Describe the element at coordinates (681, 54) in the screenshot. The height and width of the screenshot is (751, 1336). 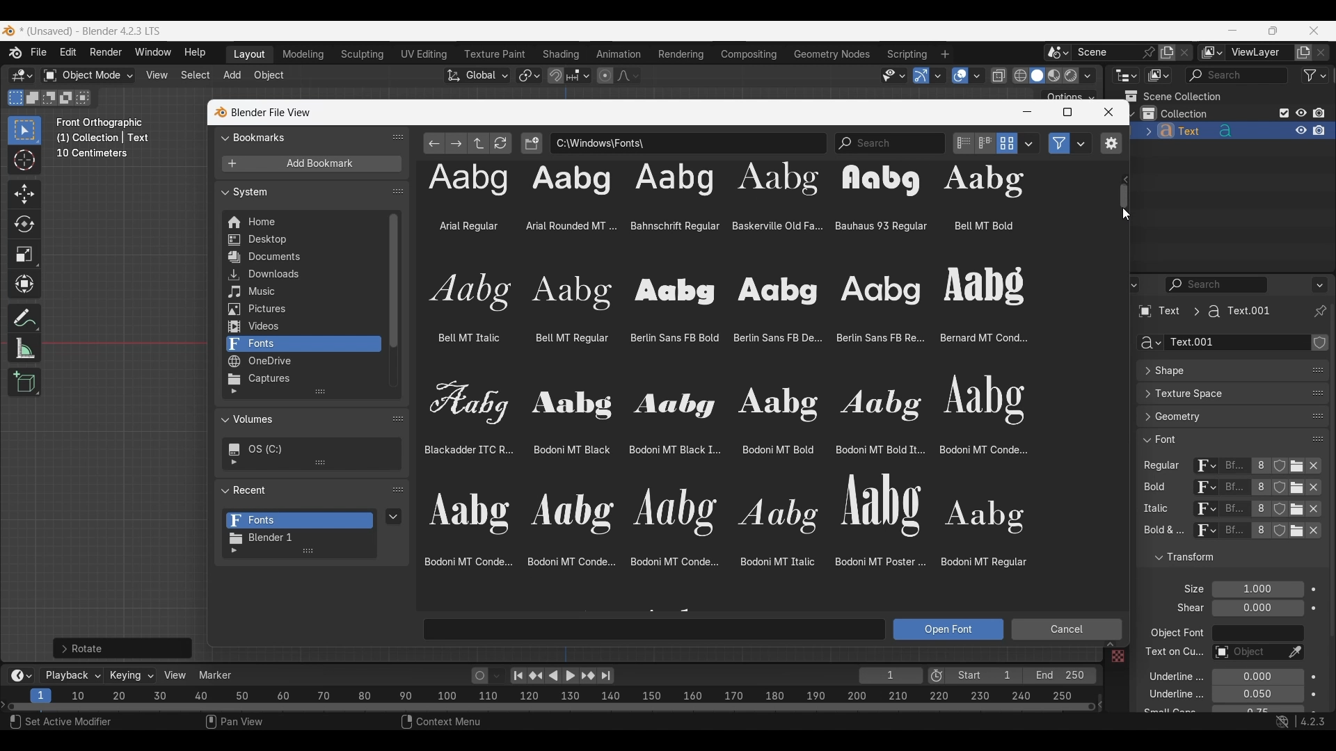
I see `Rendering workspace` at that location.